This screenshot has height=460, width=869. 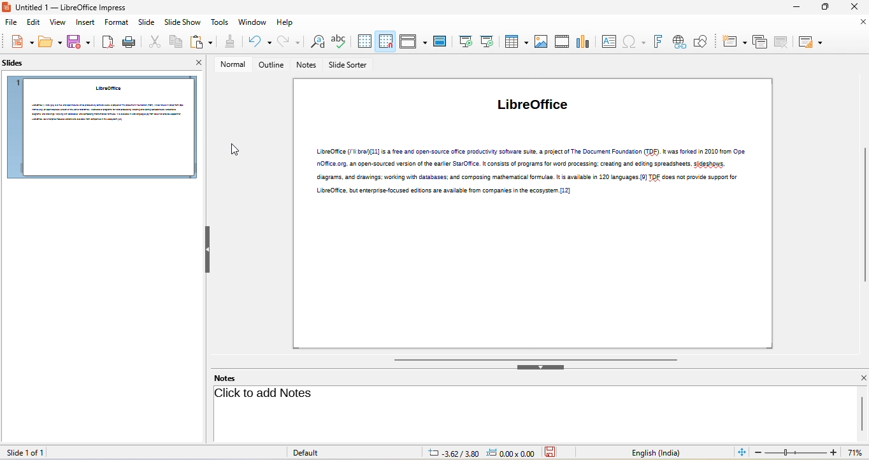 What do you see at coordinates (196, 64) in the screenshot?
I see `close` at bounding box center [196, 64].